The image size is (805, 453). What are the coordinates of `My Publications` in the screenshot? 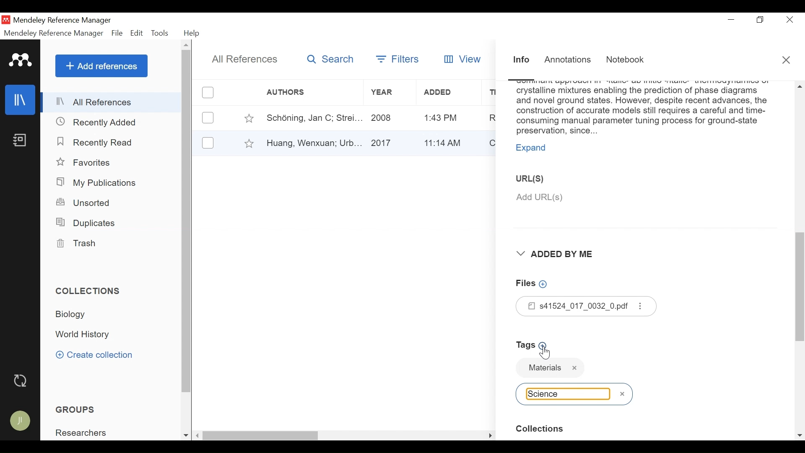 It's located at (97, 183).